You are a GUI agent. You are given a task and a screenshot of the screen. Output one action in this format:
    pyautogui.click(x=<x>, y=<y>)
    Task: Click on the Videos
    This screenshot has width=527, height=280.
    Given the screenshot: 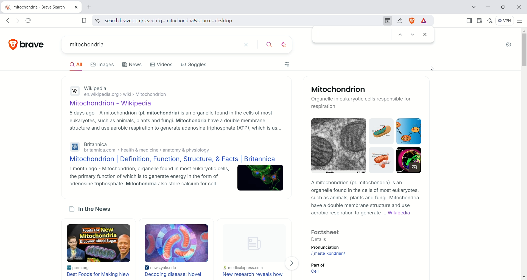 What is the action you would take?
    pyautogui.click(x=161, y=65)
    